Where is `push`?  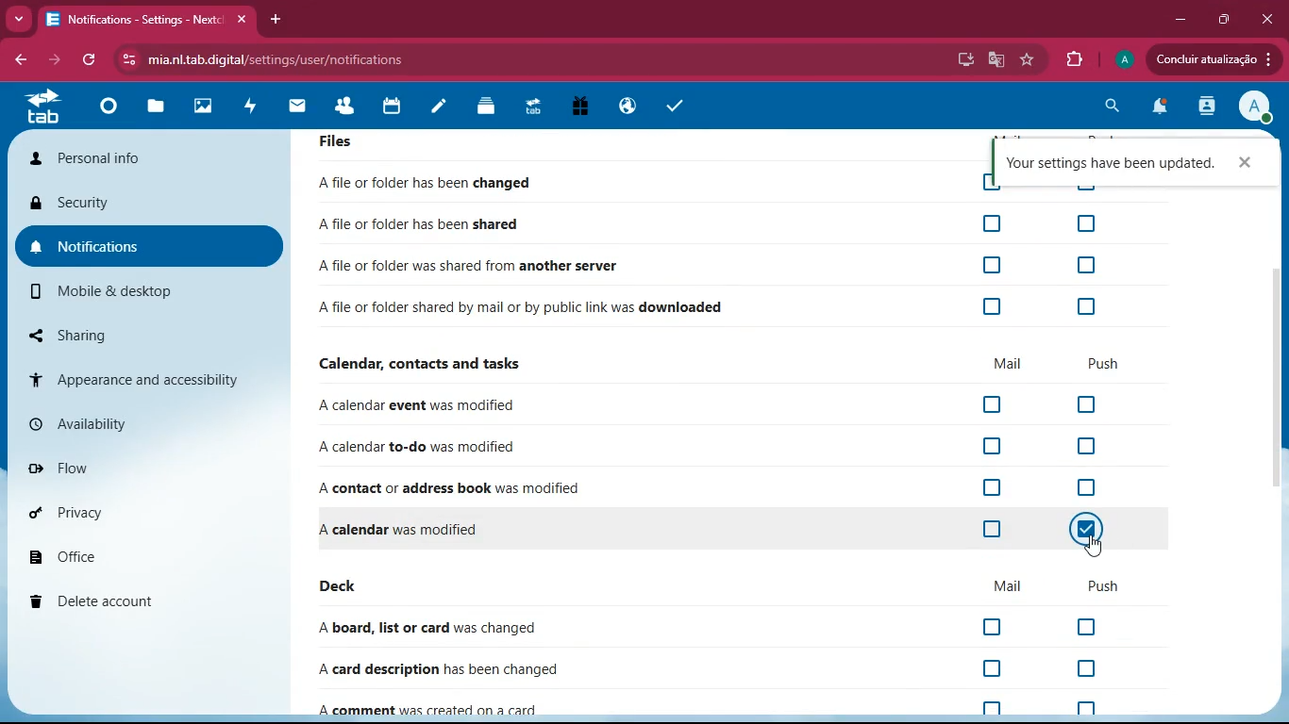
push is located at coordinates (1100, 586).